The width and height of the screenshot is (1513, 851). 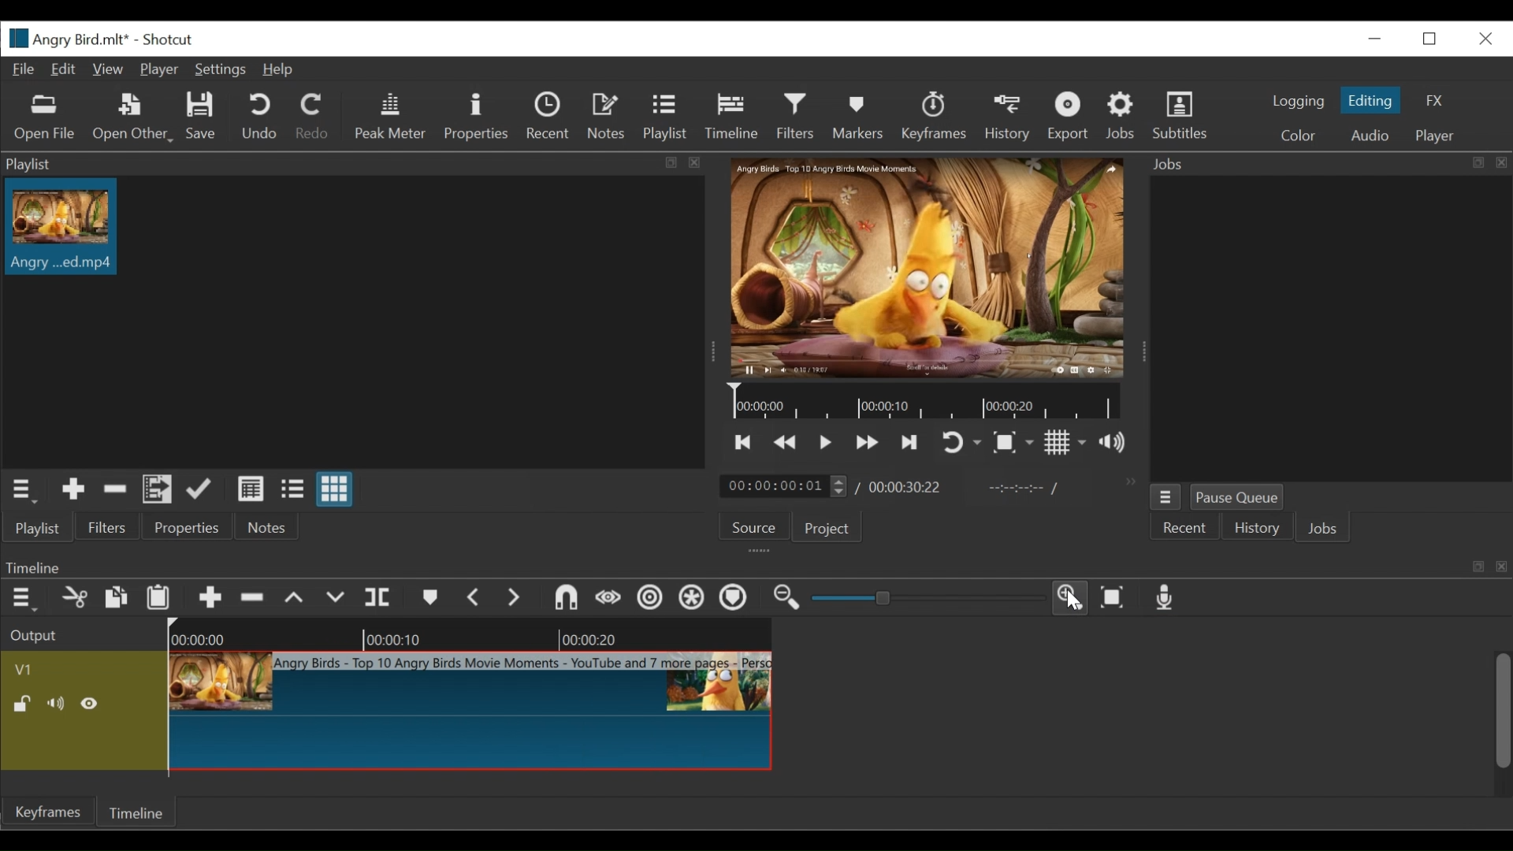 I want to click on Zoom timeline in, so click(x=1072, y=600).